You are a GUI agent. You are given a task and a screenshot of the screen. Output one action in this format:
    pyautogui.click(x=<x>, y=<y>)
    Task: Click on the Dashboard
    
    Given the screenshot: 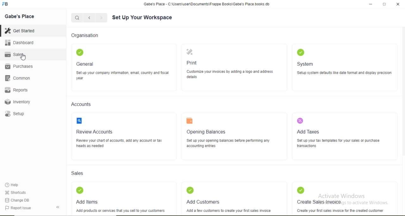 What is the action you would take?
    pyautogui.click(x=23, y=43)
    